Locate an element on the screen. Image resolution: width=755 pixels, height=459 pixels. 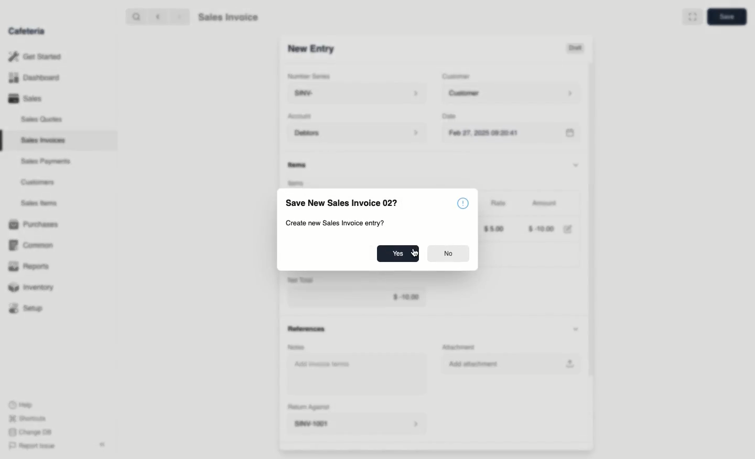
Sales is located at coordinates (27, 99).